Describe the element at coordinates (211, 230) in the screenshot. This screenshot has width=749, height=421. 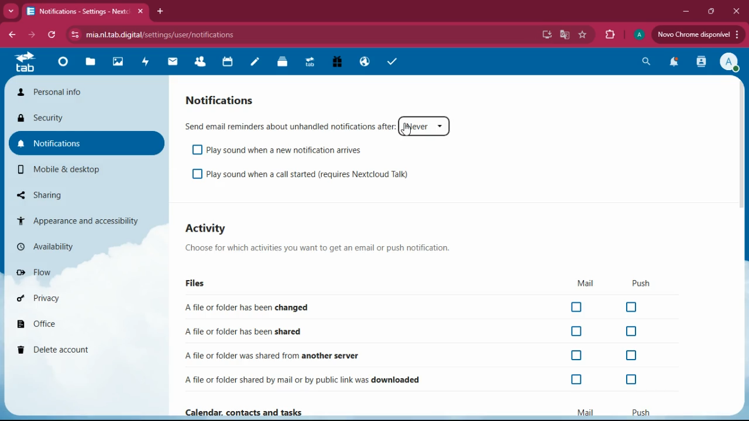
I see `activity` at that location.